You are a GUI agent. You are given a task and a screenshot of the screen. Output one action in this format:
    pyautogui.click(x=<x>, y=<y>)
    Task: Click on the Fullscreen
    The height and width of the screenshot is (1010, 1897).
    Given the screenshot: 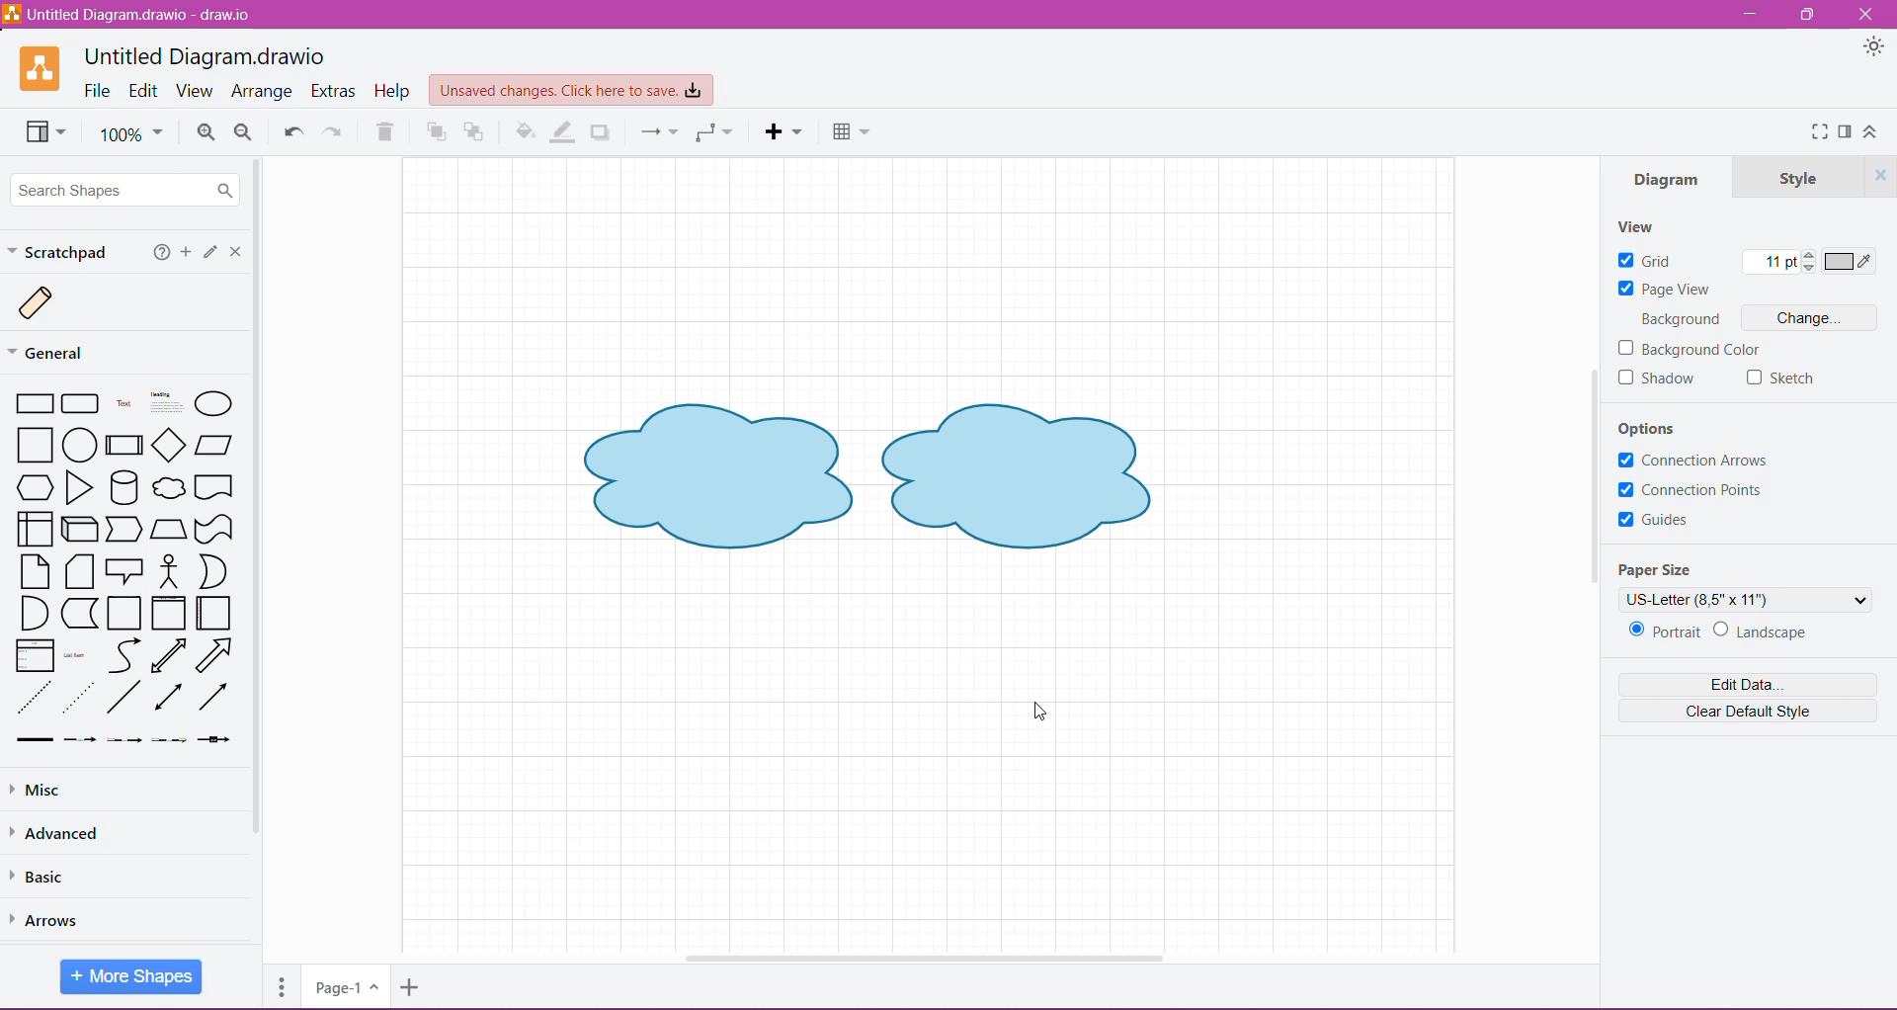 What is the action you would take?
    pyautogui.click(x=1816, y=132)
    